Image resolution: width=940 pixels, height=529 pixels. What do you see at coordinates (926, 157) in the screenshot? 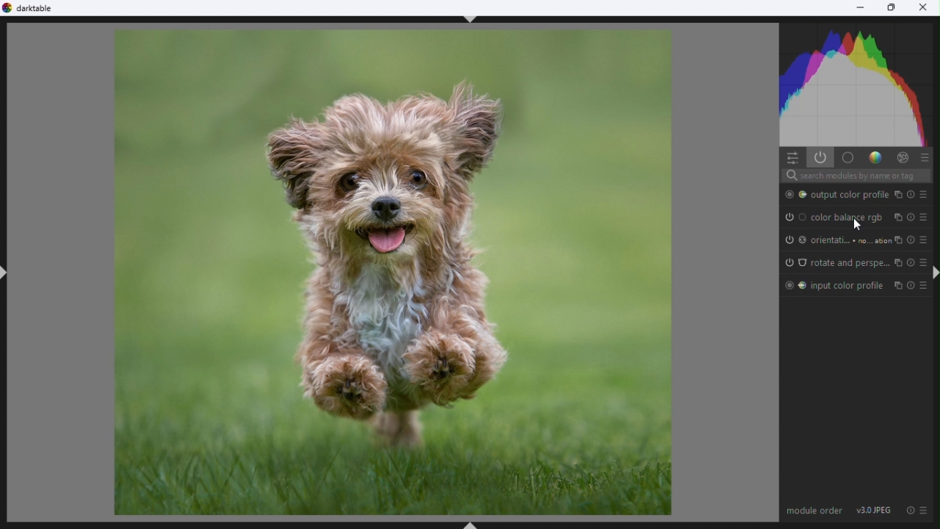
I see `presets` at bounding box center [926, 157].